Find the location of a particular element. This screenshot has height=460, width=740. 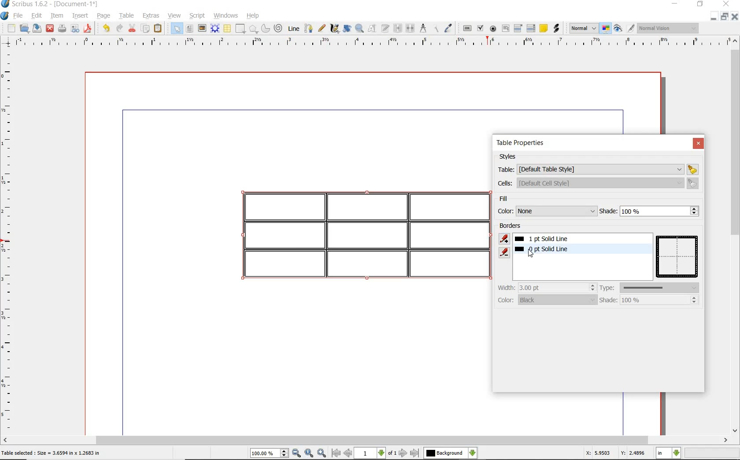

styles is located at coordinates (511, 157).